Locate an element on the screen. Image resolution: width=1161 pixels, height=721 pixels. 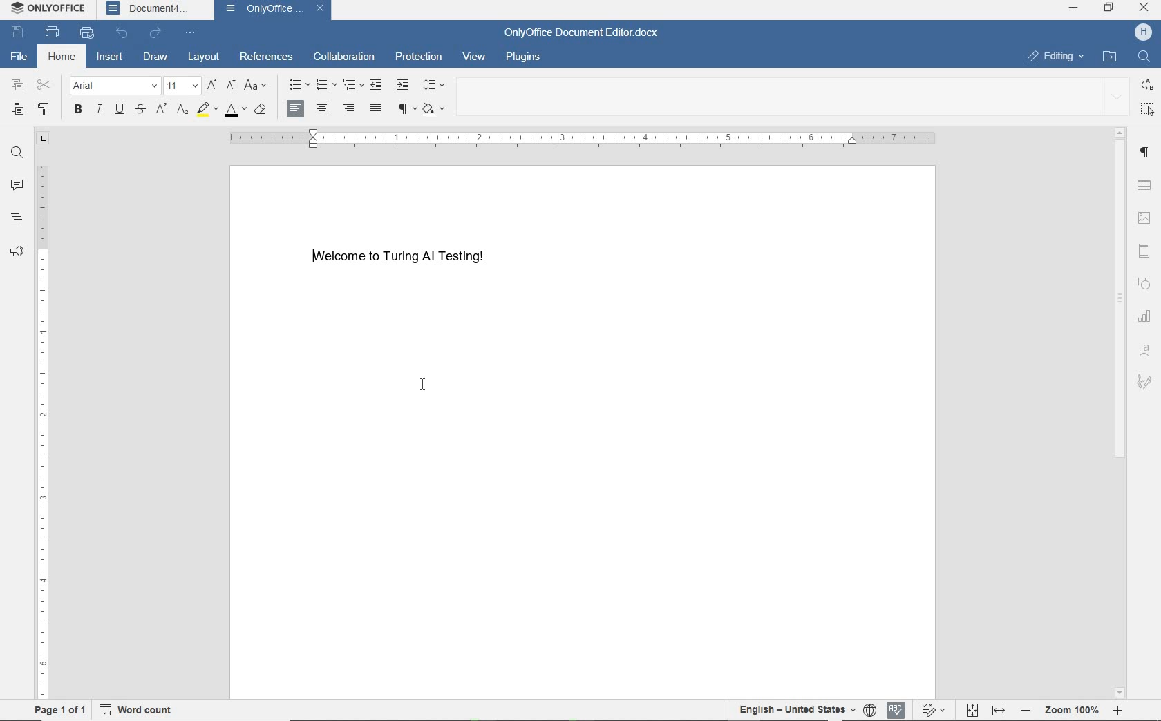
H (User account) is located at coordinates (1144, 33).